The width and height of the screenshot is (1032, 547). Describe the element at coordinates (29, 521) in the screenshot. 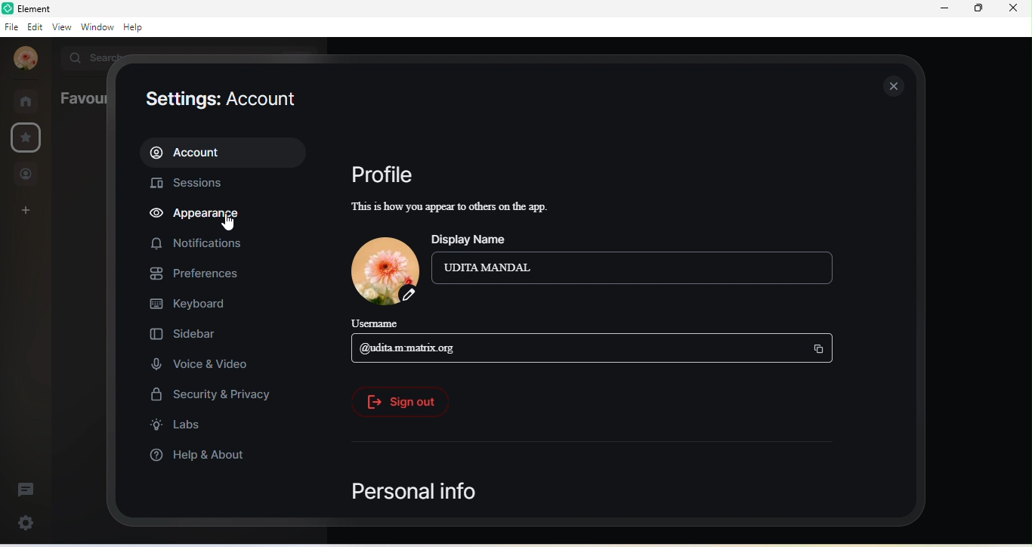

I see `quick settings` at that location.